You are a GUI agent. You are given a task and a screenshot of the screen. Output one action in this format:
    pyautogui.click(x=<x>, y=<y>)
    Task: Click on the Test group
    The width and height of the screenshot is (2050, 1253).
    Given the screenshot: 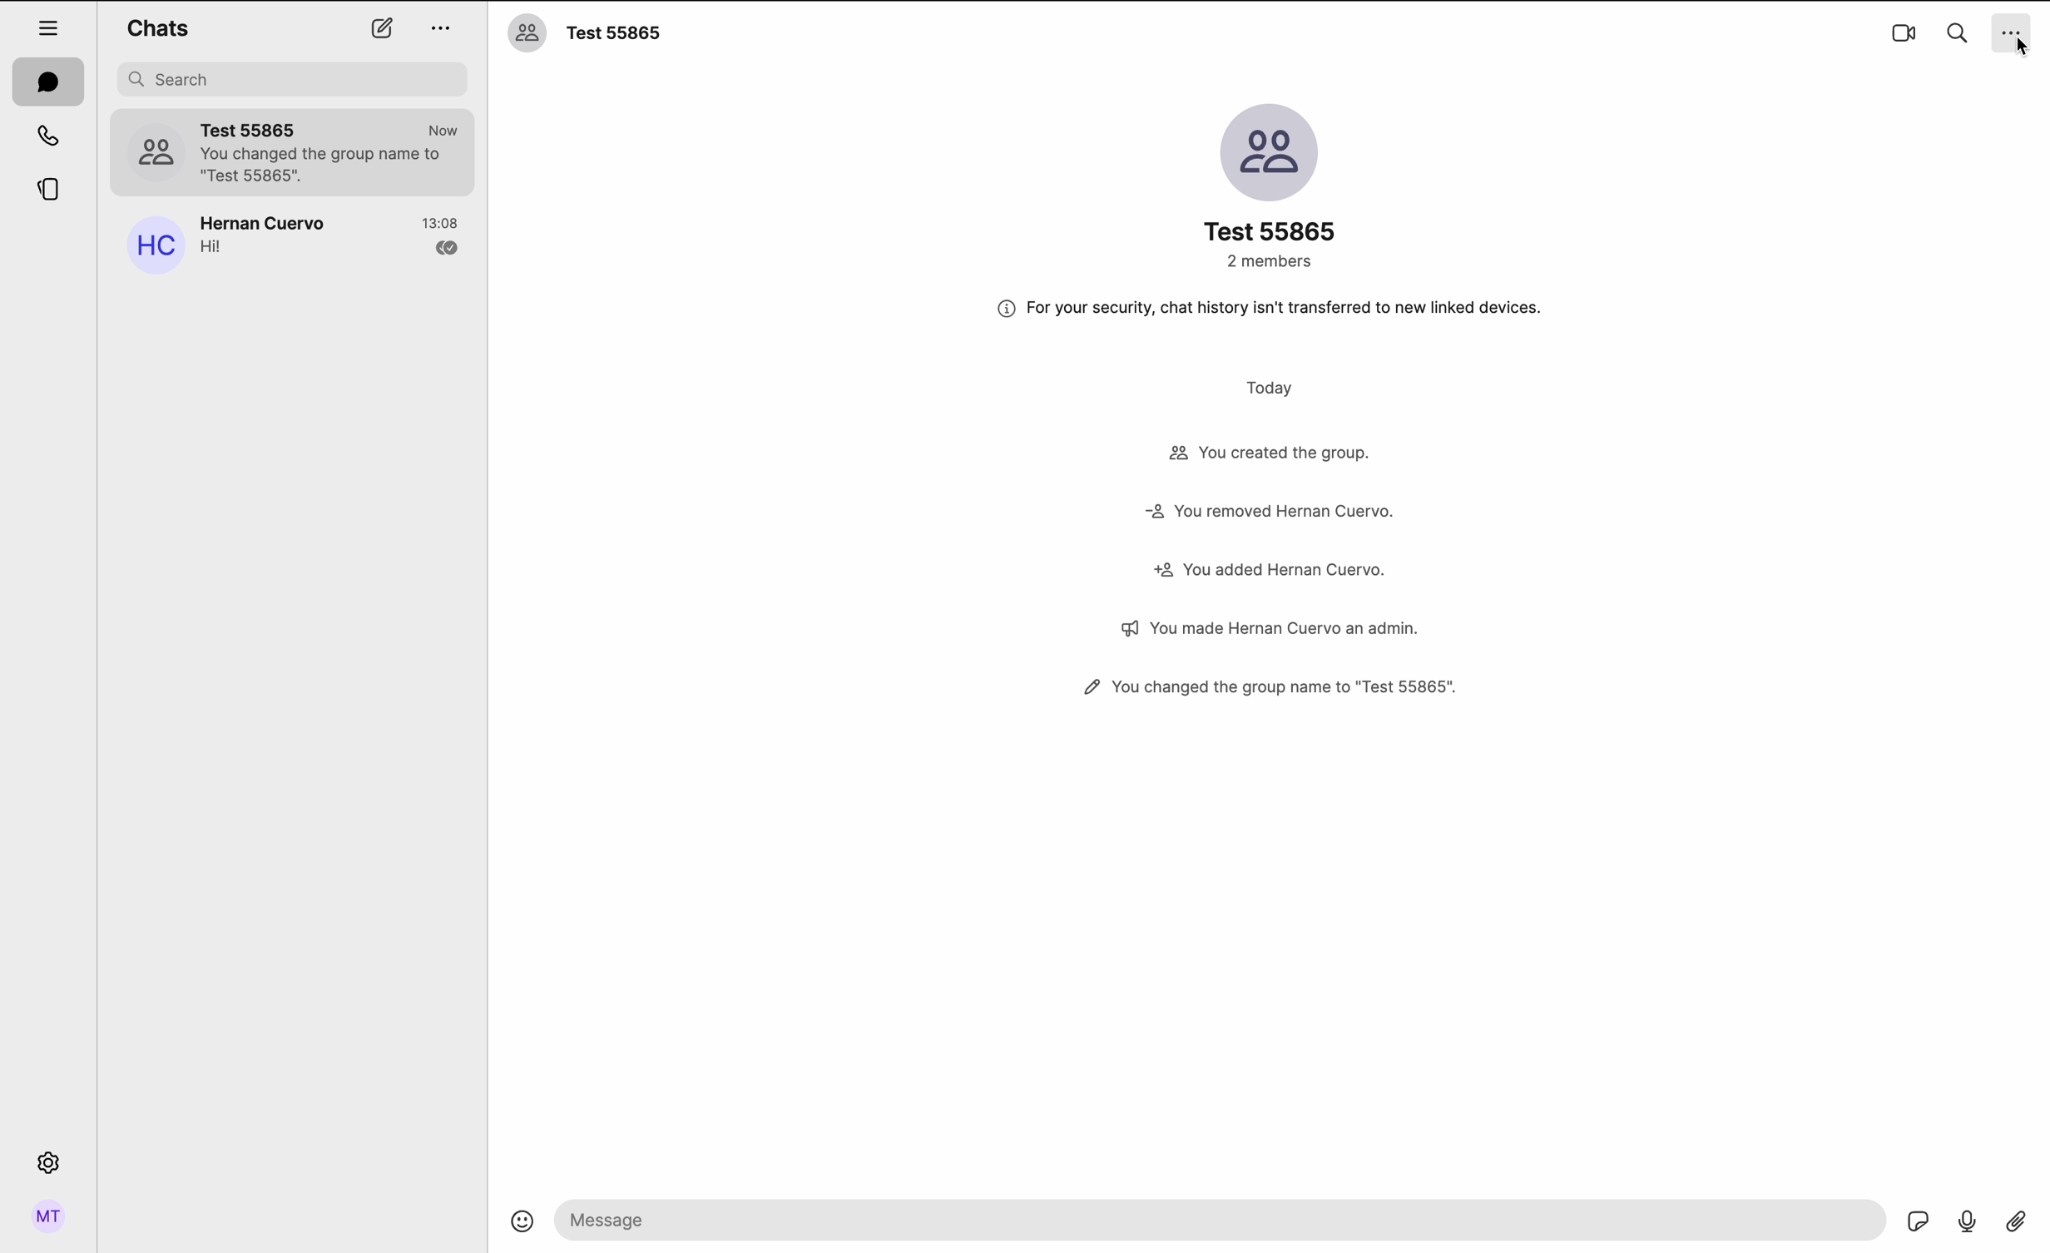 What is the action you would take?
    pyautogui.click(x=333, y=152)
    